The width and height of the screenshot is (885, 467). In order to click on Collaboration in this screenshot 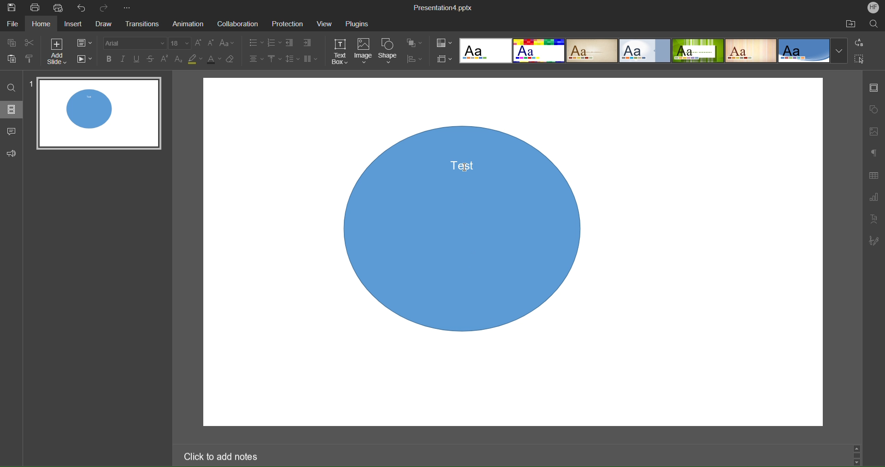, I will do `click(239, 23)`.